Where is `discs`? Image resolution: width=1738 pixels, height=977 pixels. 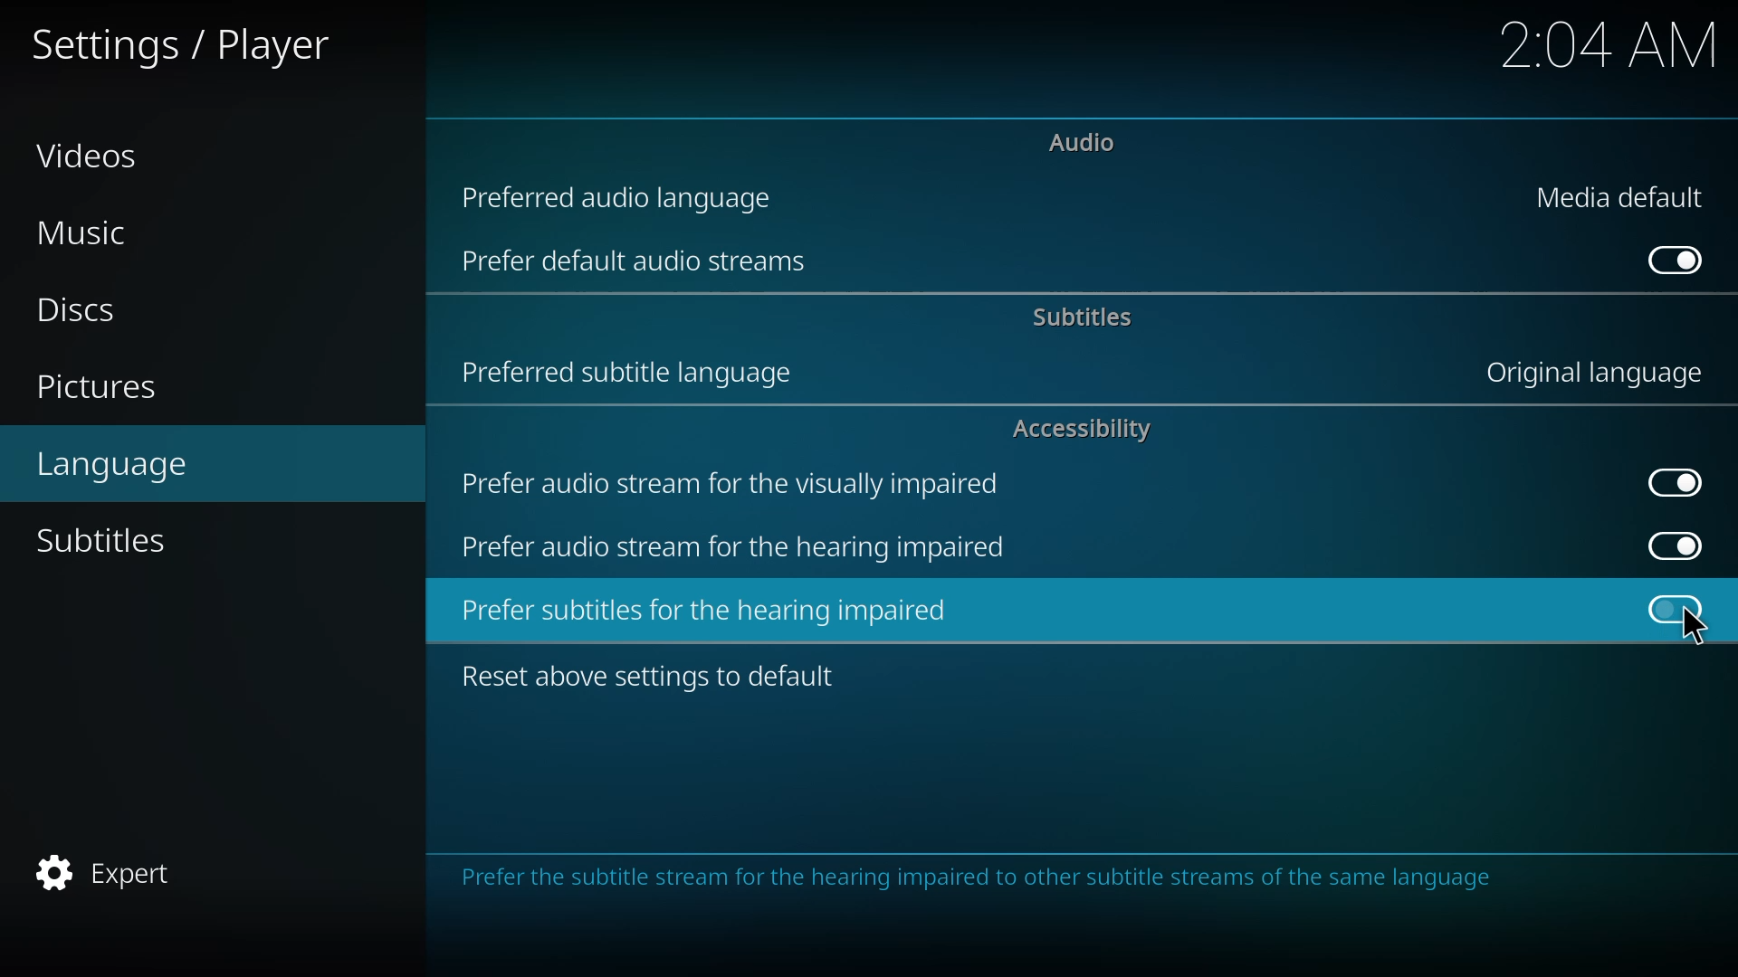
discs is located at coordinates (69, 312).